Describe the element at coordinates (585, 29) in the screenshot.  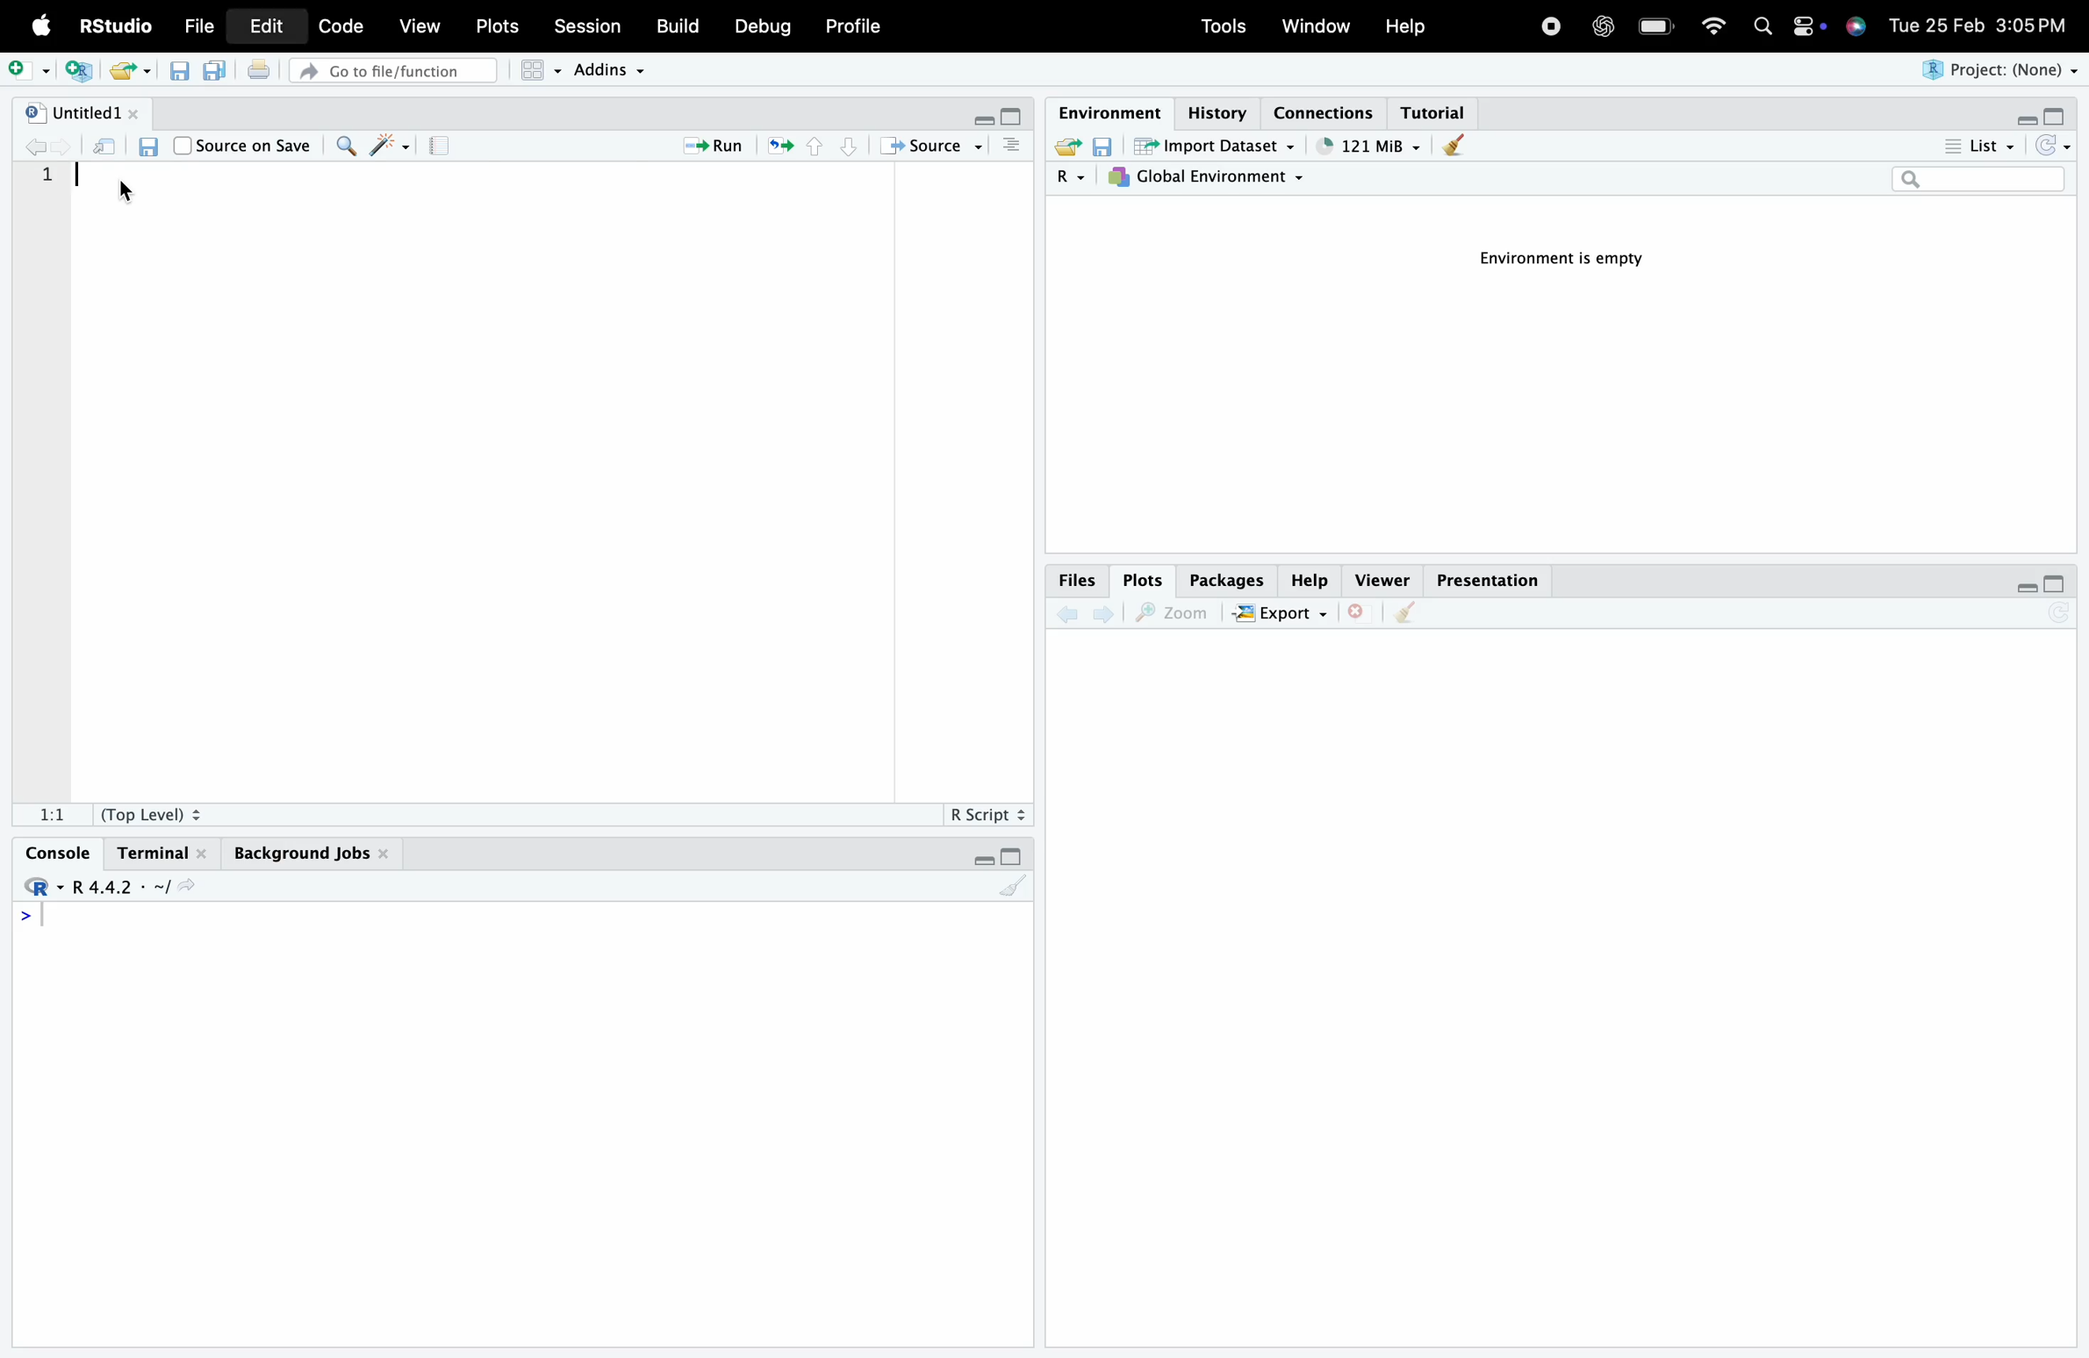
I see `Session` at that location.